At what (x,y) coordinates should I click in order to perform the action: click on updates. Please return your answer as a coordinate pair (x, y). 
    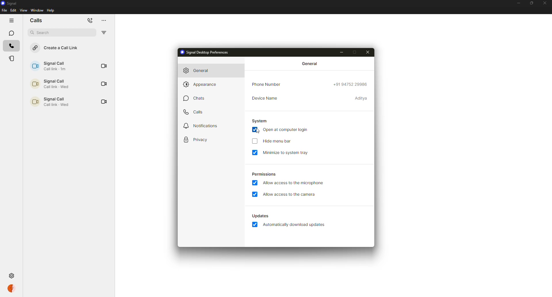
    Looking at the image, I should click on (261, 216).